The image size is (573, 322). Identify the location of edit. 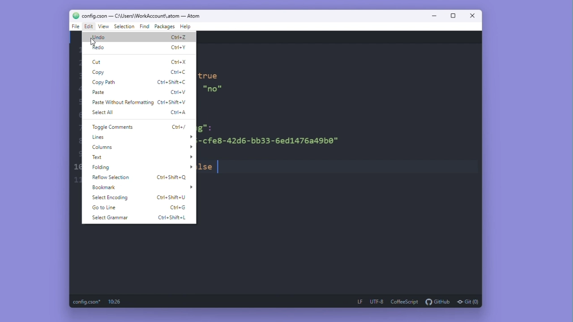
(89, 27).